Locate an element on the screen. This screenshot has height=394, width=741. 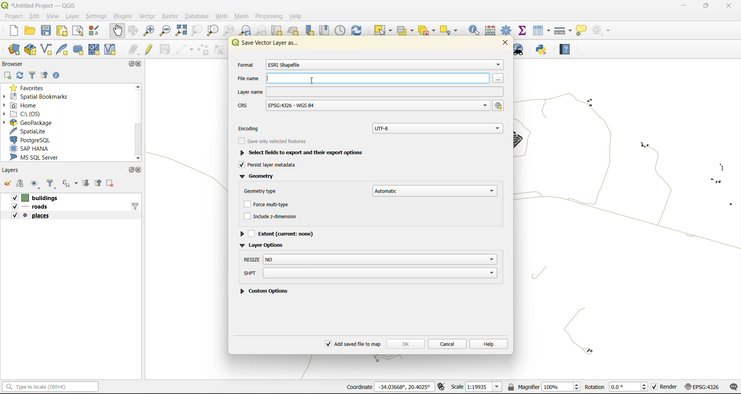
statusbar is located at coordinates (52, 386).